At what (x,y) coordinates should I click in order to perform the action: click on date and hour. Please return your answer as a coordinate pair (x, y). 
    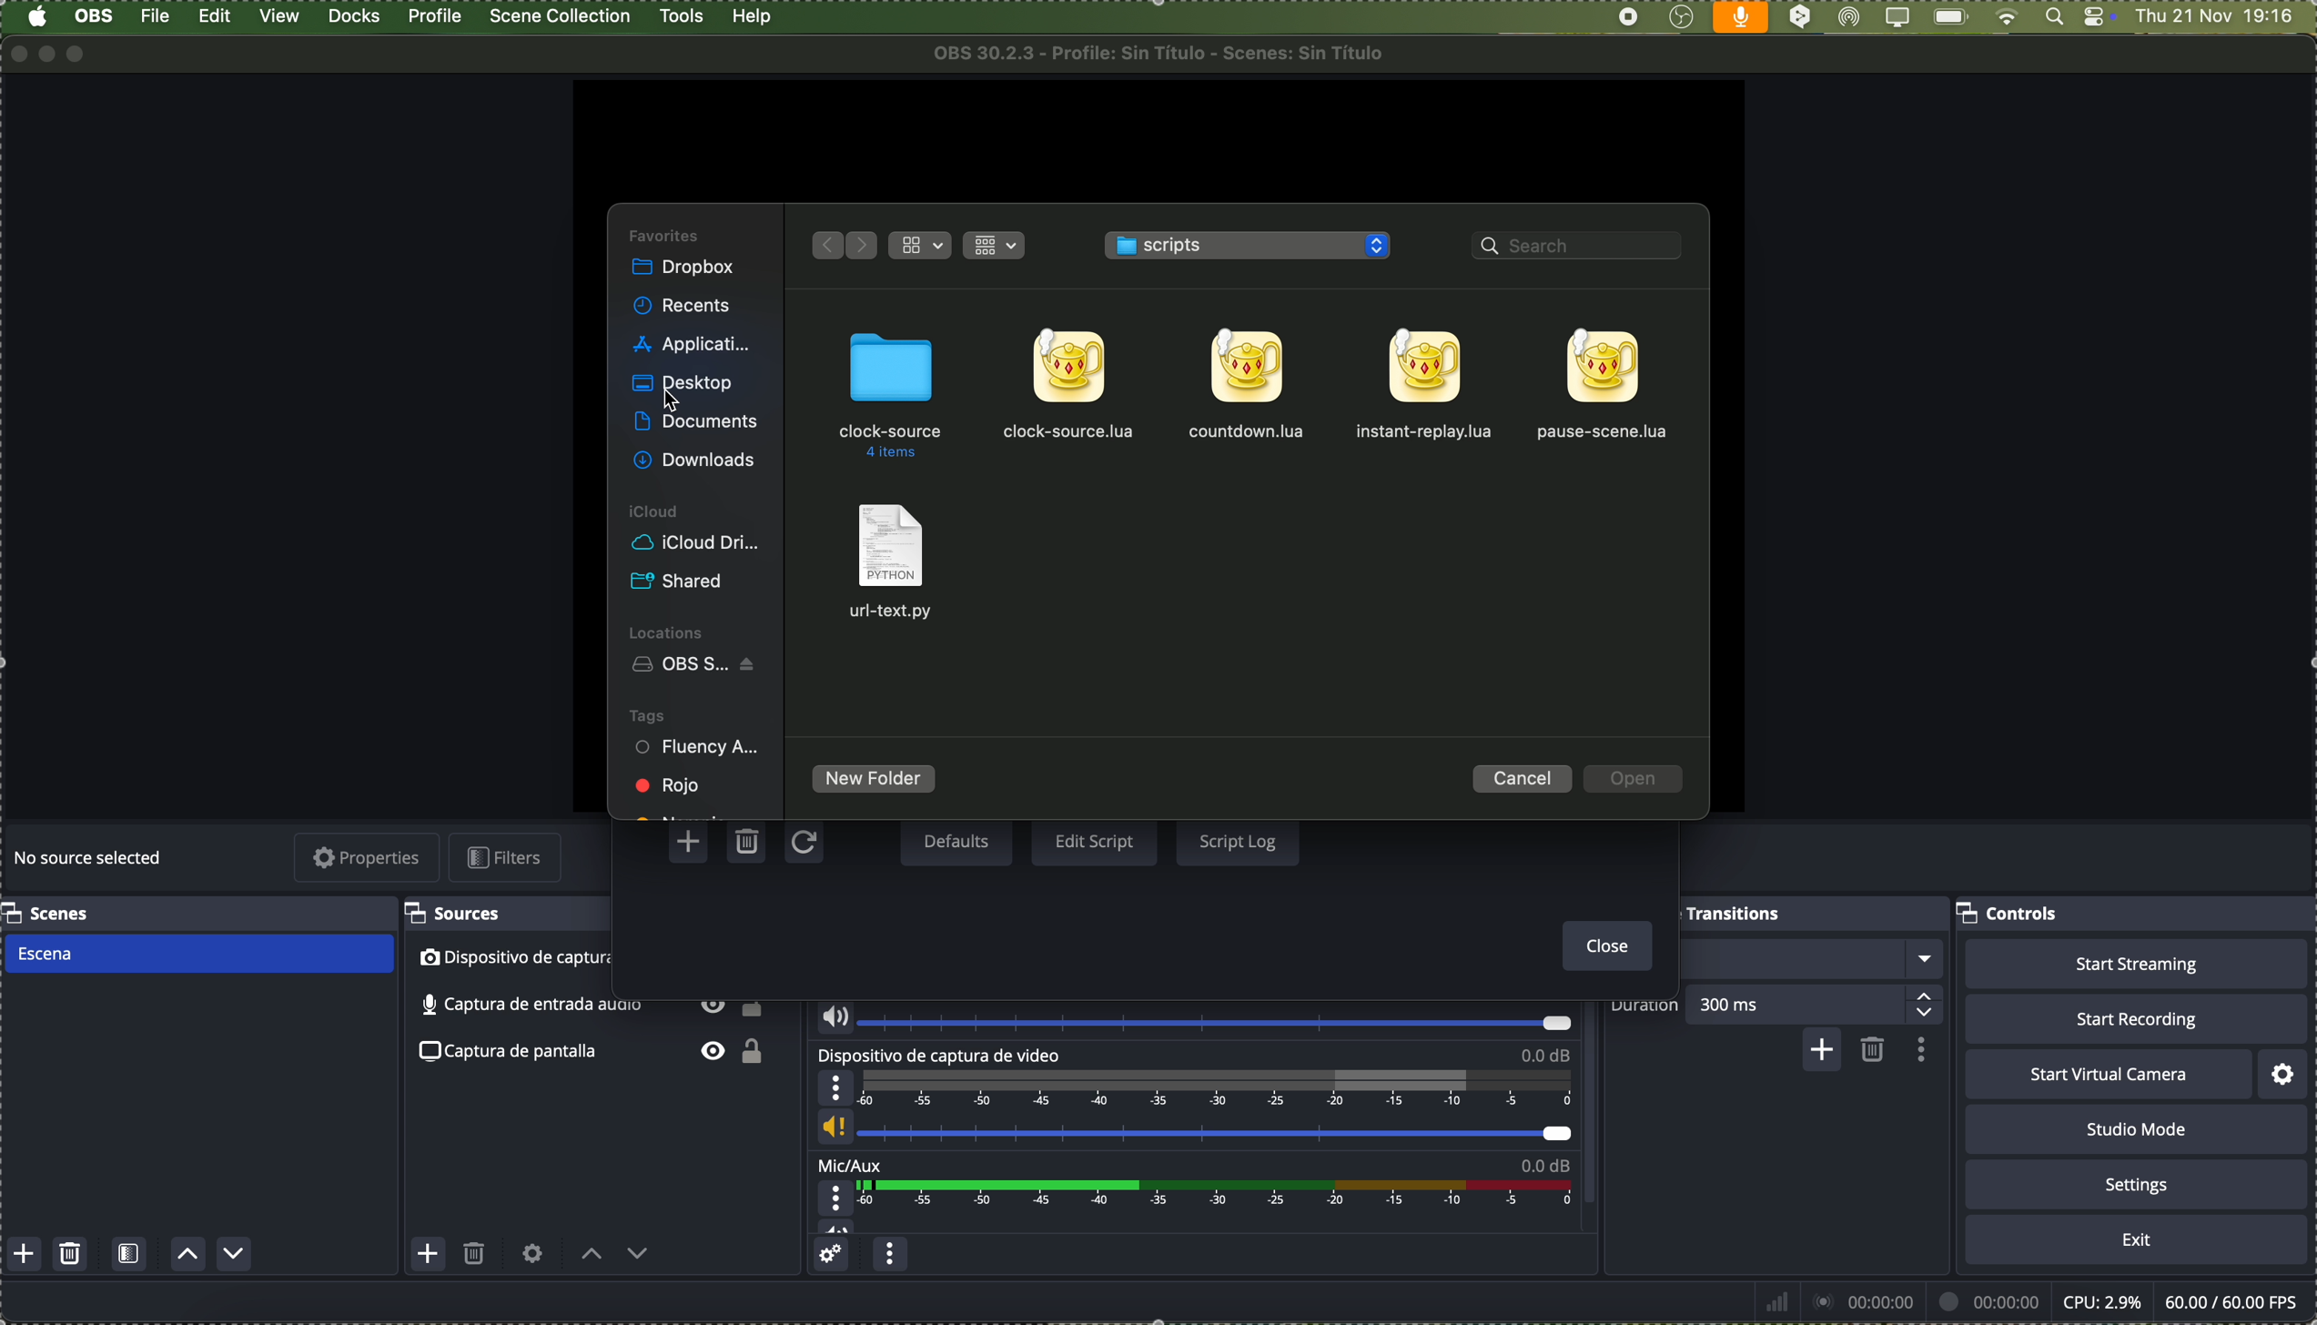
    Looking at the image, I should click on (2224, 17).